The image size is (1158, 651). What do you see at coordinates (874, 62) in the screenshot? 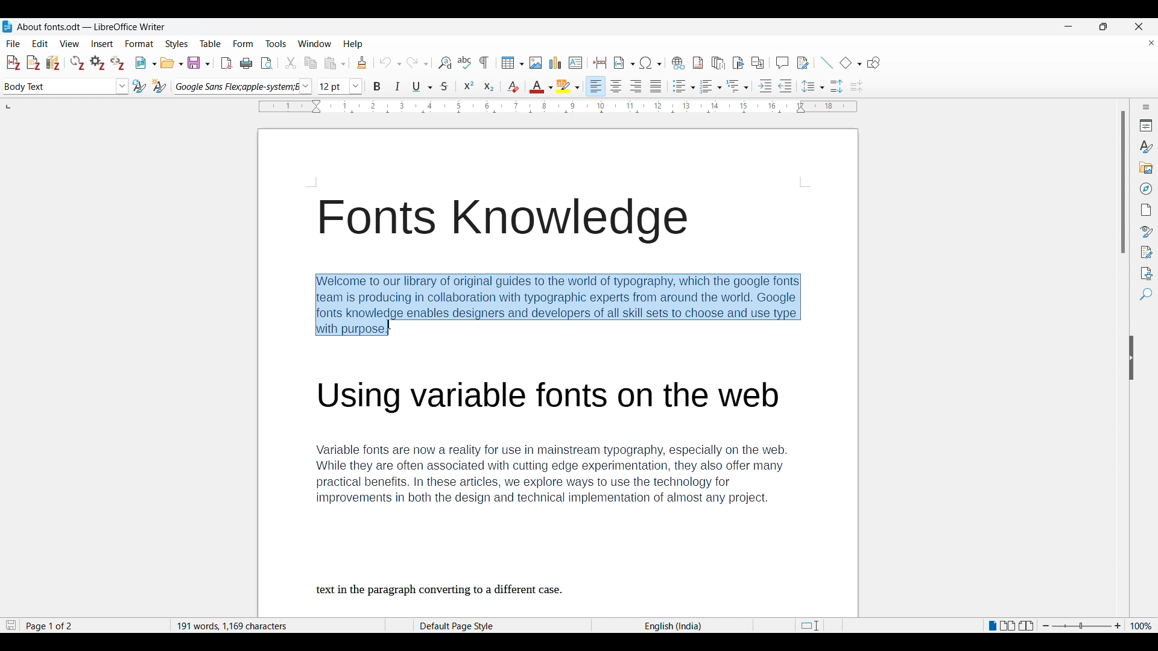
I see `Show draw functions` at bounding box center [874, 62].